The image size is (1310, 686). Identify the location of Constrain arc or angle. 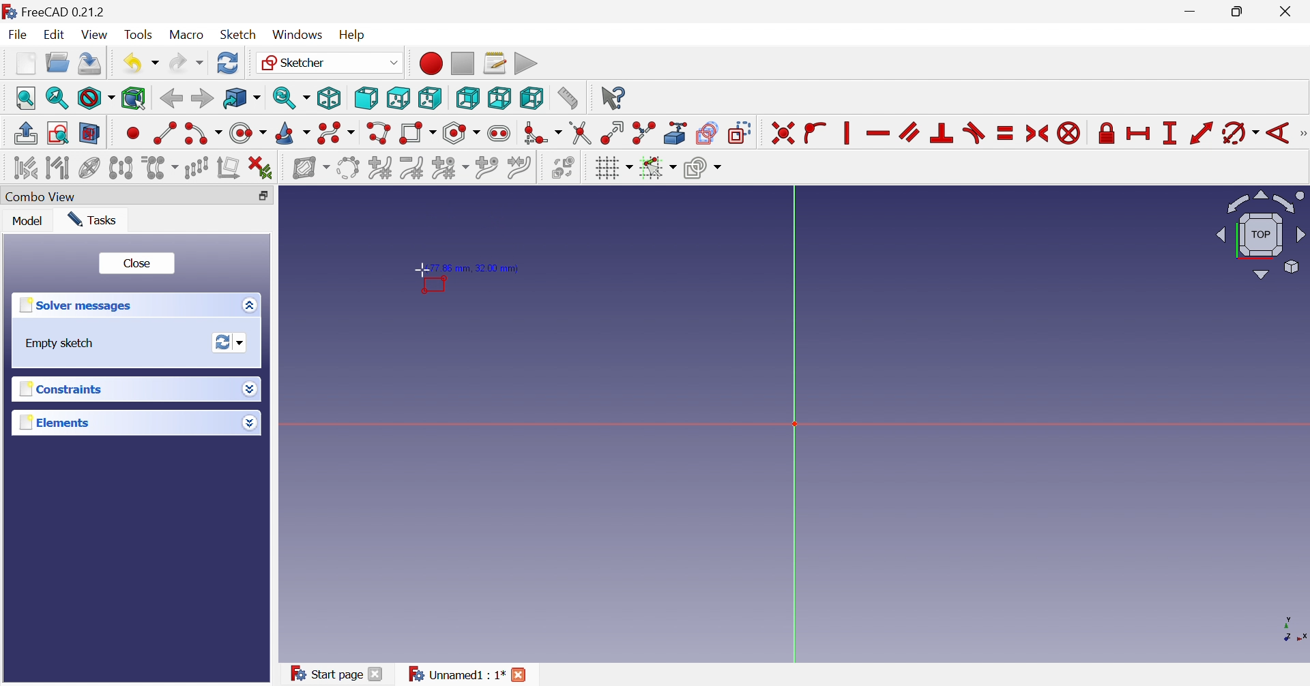
(1241, 134).